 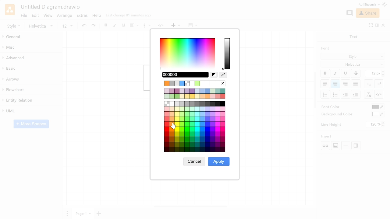 What do you see at coordinates (97, 16) in the screenshot?
I see `Help` at bounding box center [97, 16].